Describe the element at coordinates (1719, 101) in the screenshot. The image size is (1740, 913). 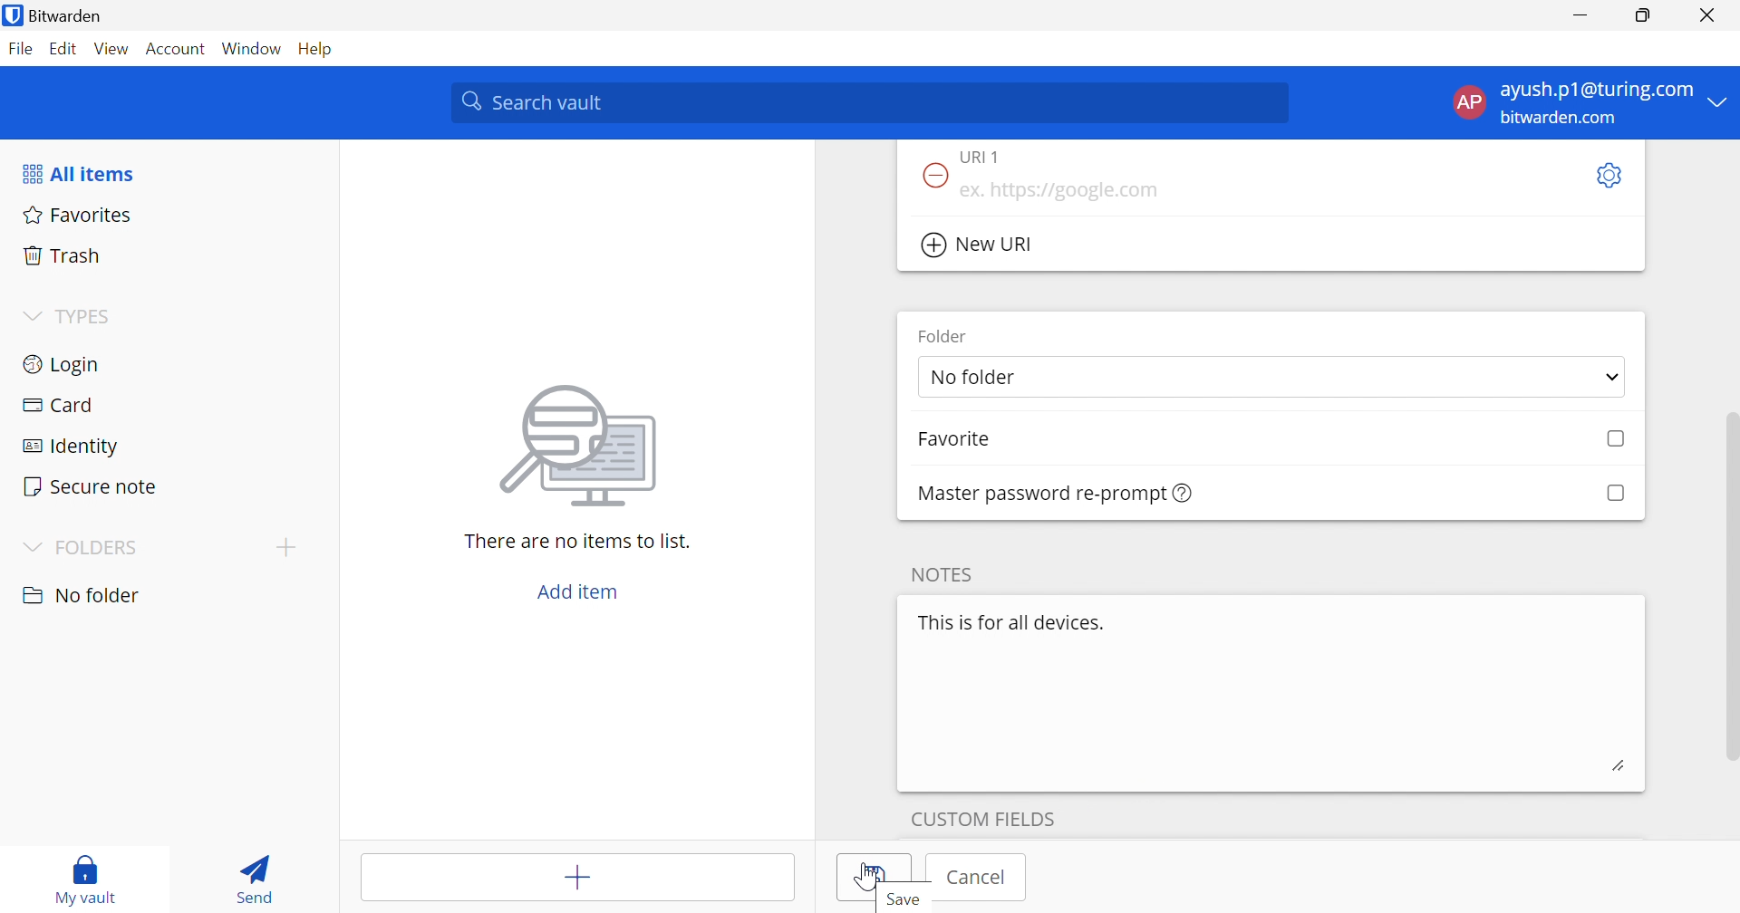
I see `Drop Down` at that location.